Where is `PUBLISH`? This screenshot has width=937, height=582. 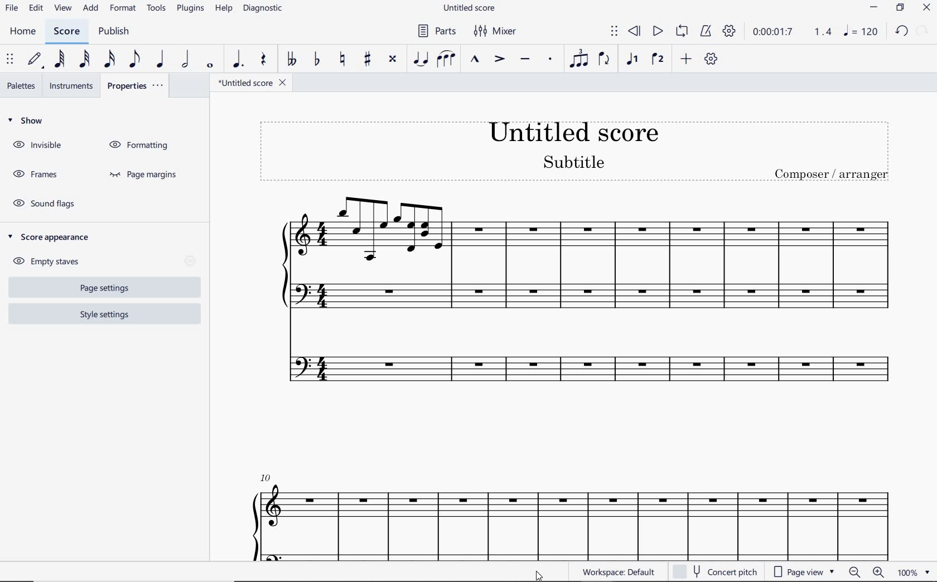
PUBLISH is located at coordinates (114, 32).